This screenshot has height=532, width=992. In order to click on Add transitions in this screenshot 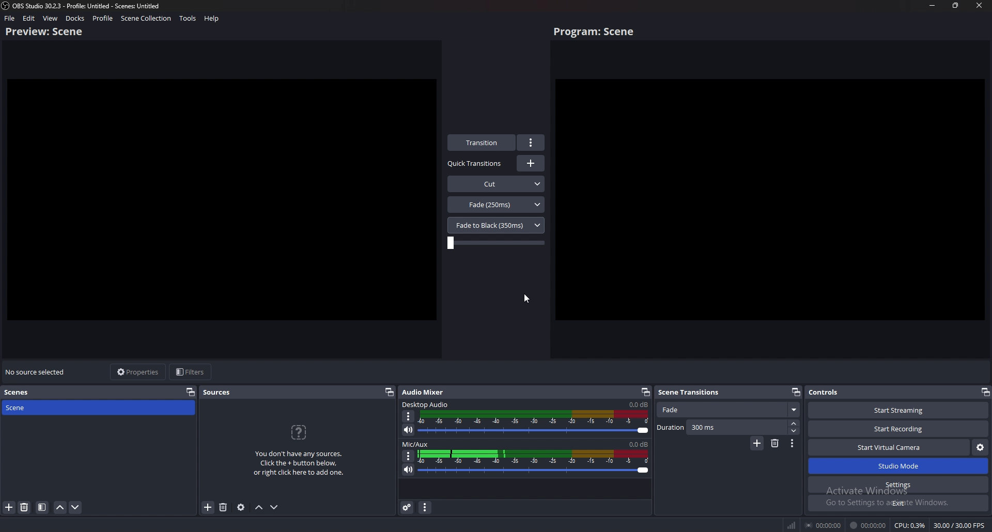, I will do `click(531, 163)`.